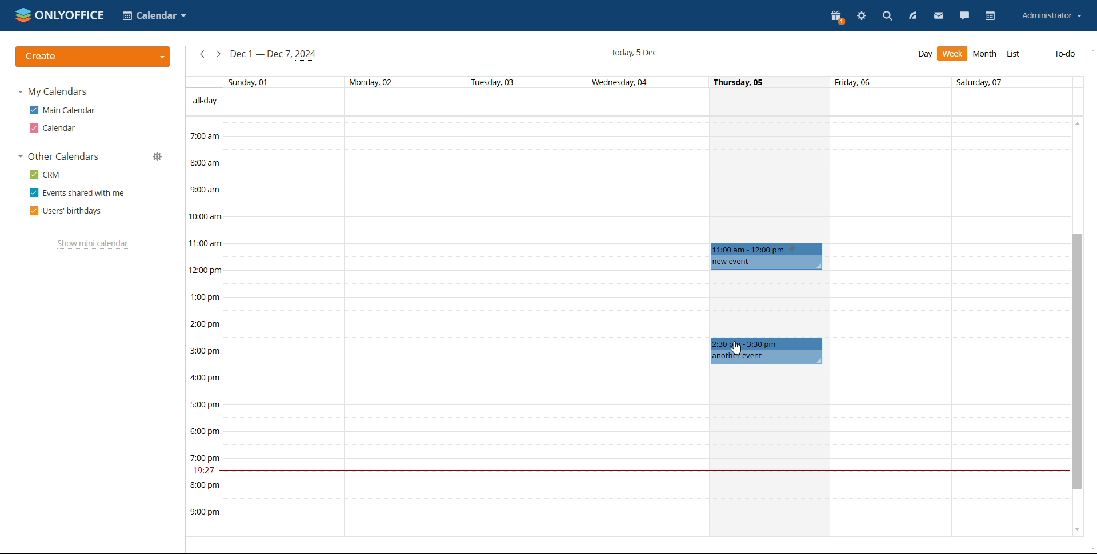  What do you see at coordinates (735, 348) in the screenshot?
I see `cursor` at bounding box center [735, 348].